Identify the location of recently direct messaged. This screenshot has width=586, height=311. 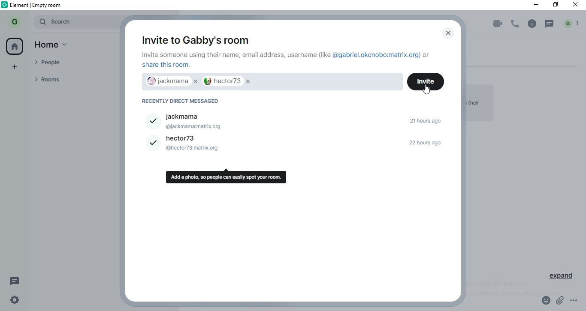
(184, 101).